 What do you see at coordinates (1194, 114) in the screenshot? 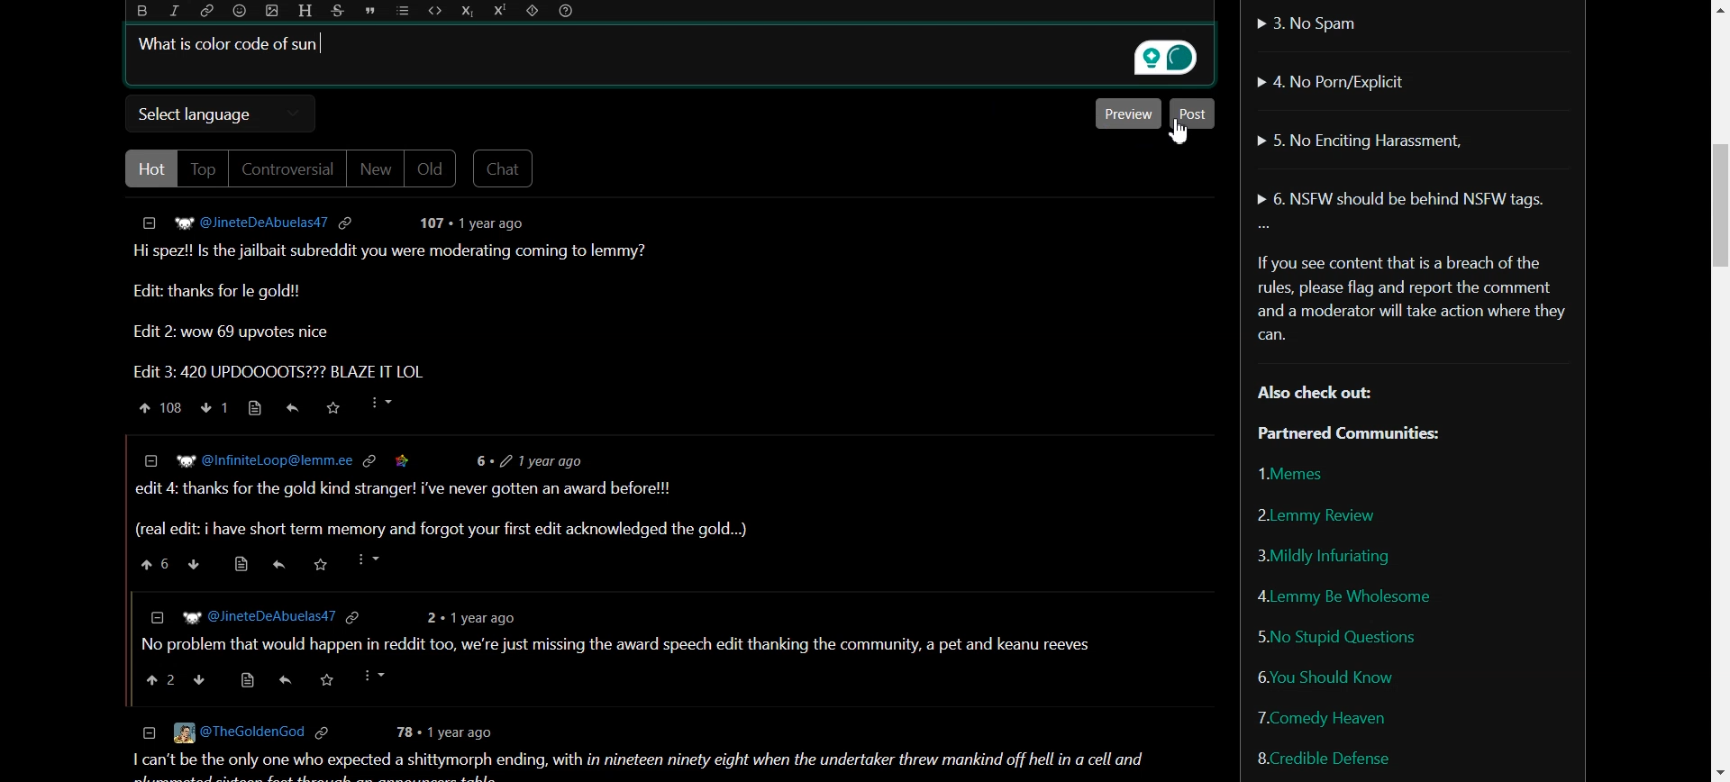
I see `Post` at bounding box center [1194, 114].